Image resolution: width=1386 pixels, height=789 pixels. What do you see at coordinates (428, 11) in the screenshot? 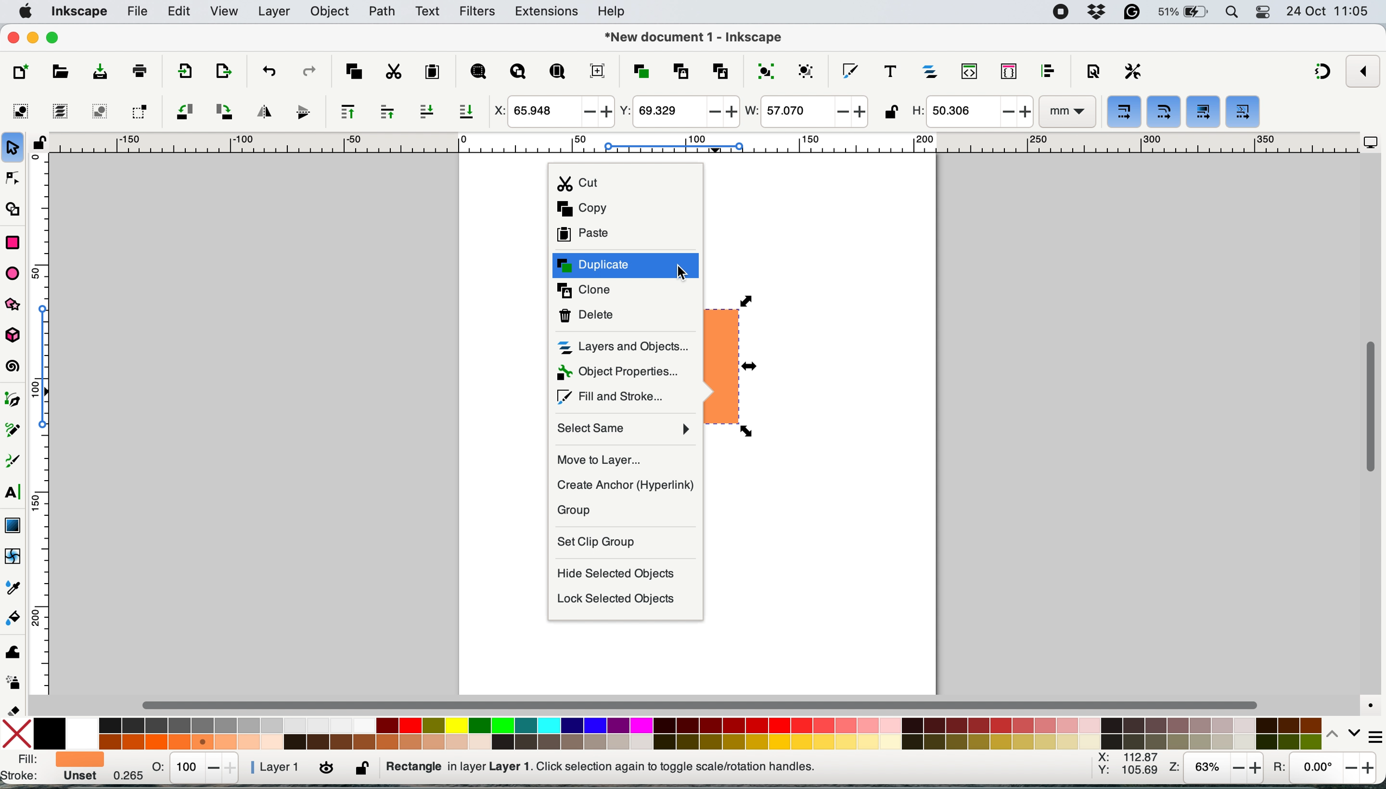
I see `text` at bounding box center [428, 11].